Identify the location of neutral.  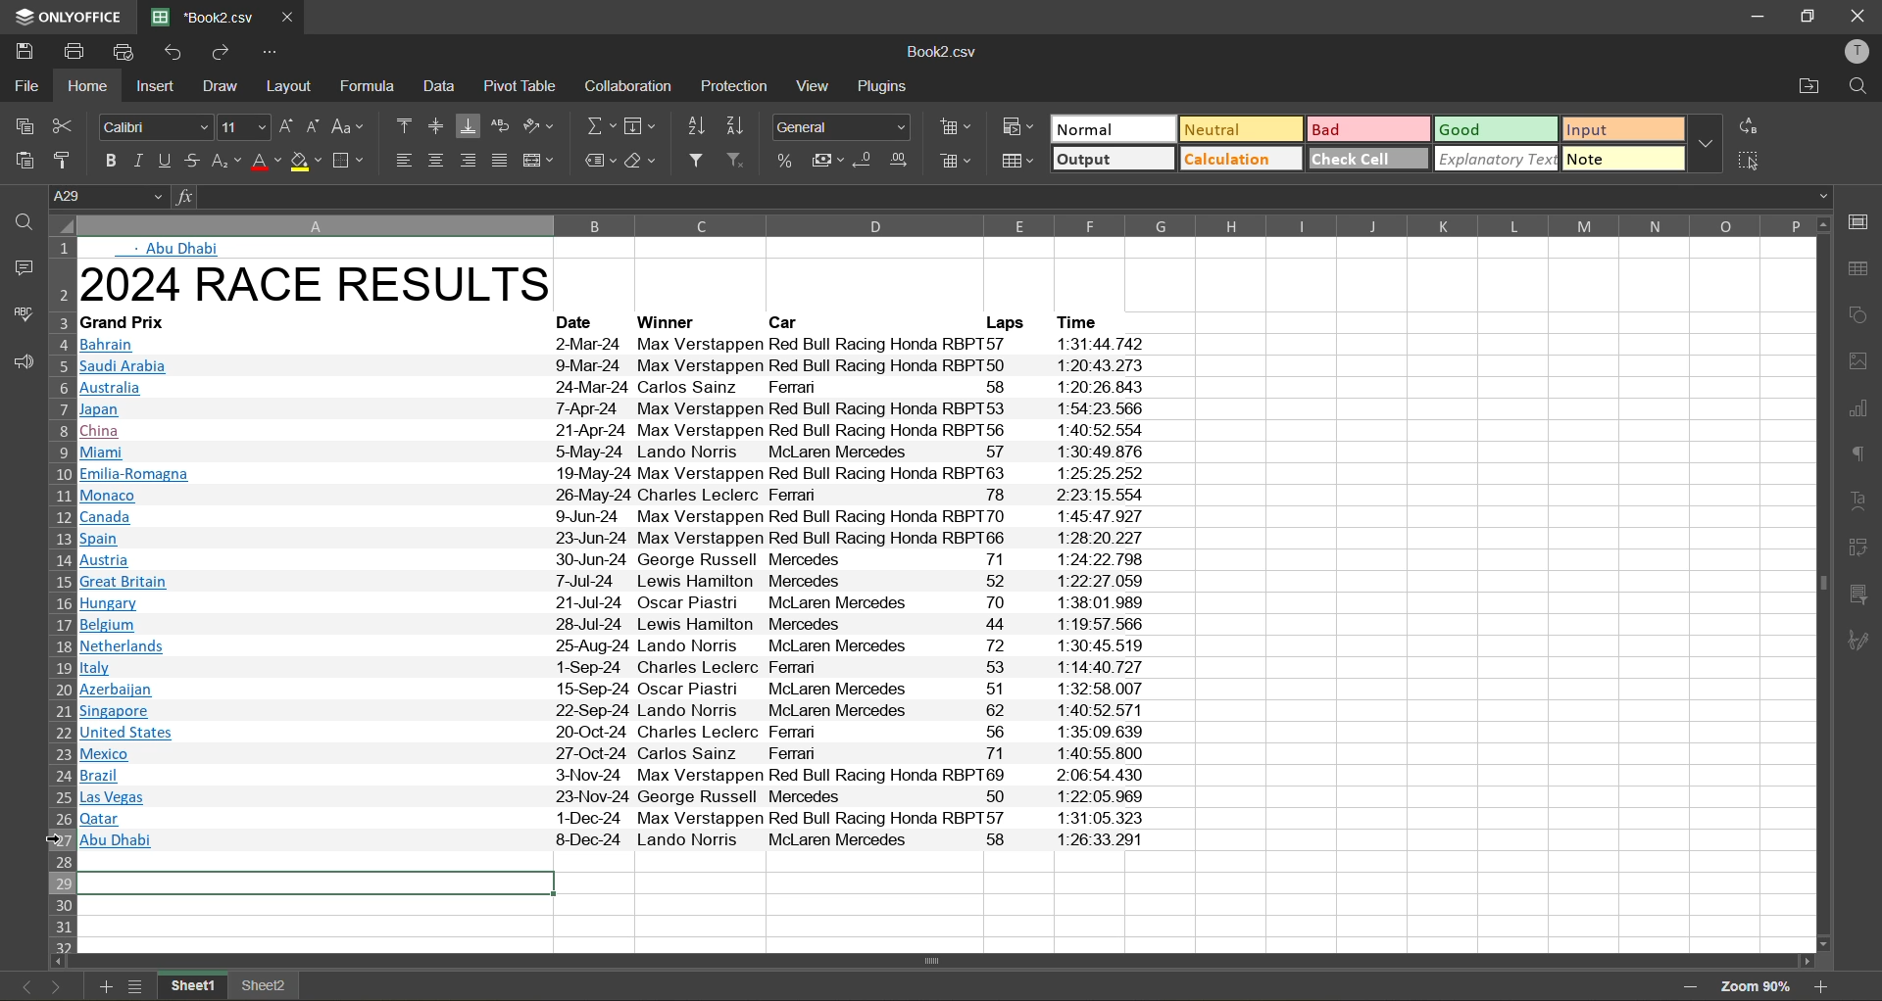
(1237, 128).